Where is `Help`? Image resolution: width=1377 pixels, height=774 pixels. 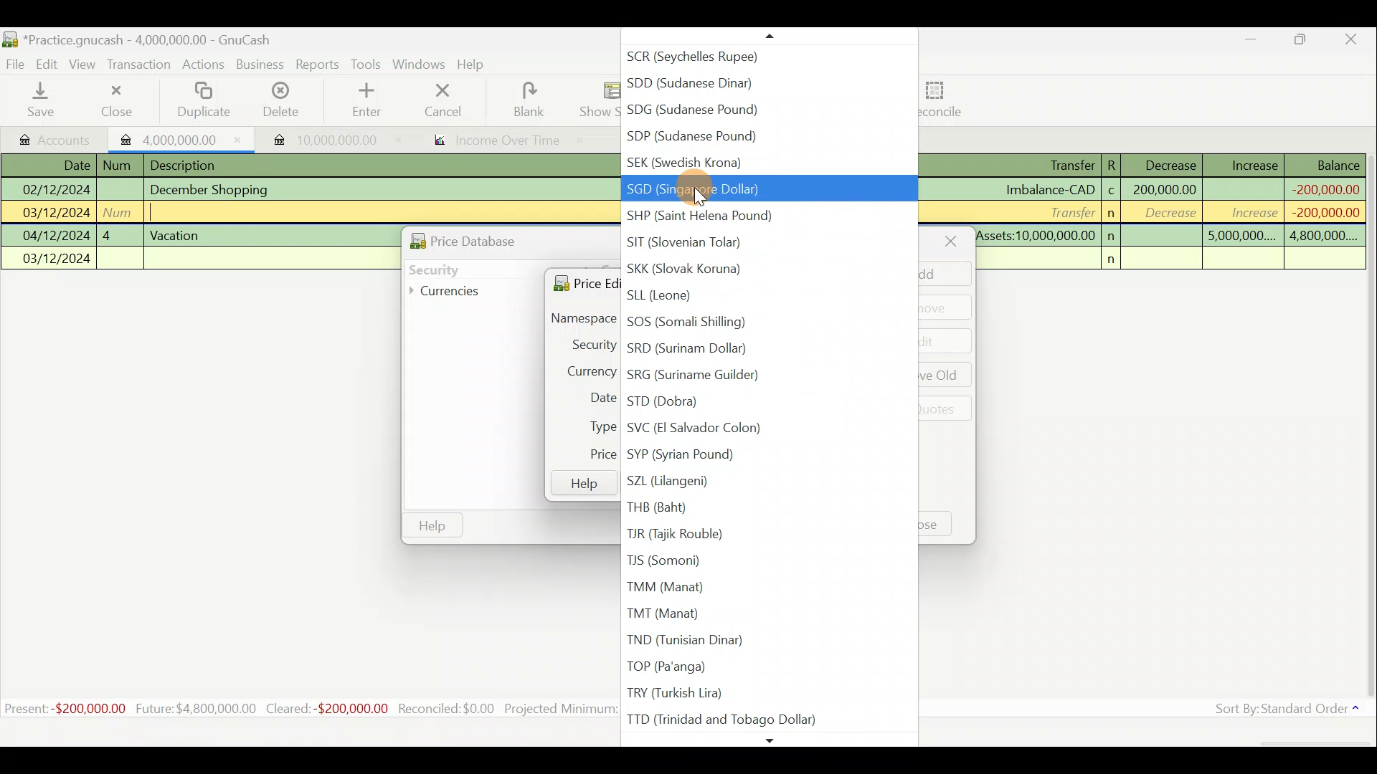
Help is located at coordinates (476, 66).